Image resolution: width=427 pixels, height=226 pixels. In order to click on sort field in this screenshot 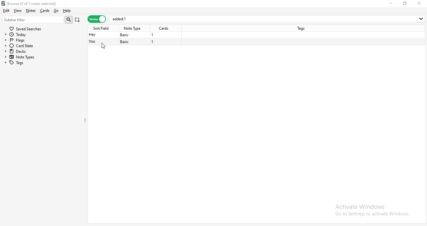, I will do `click(102, 28)`.